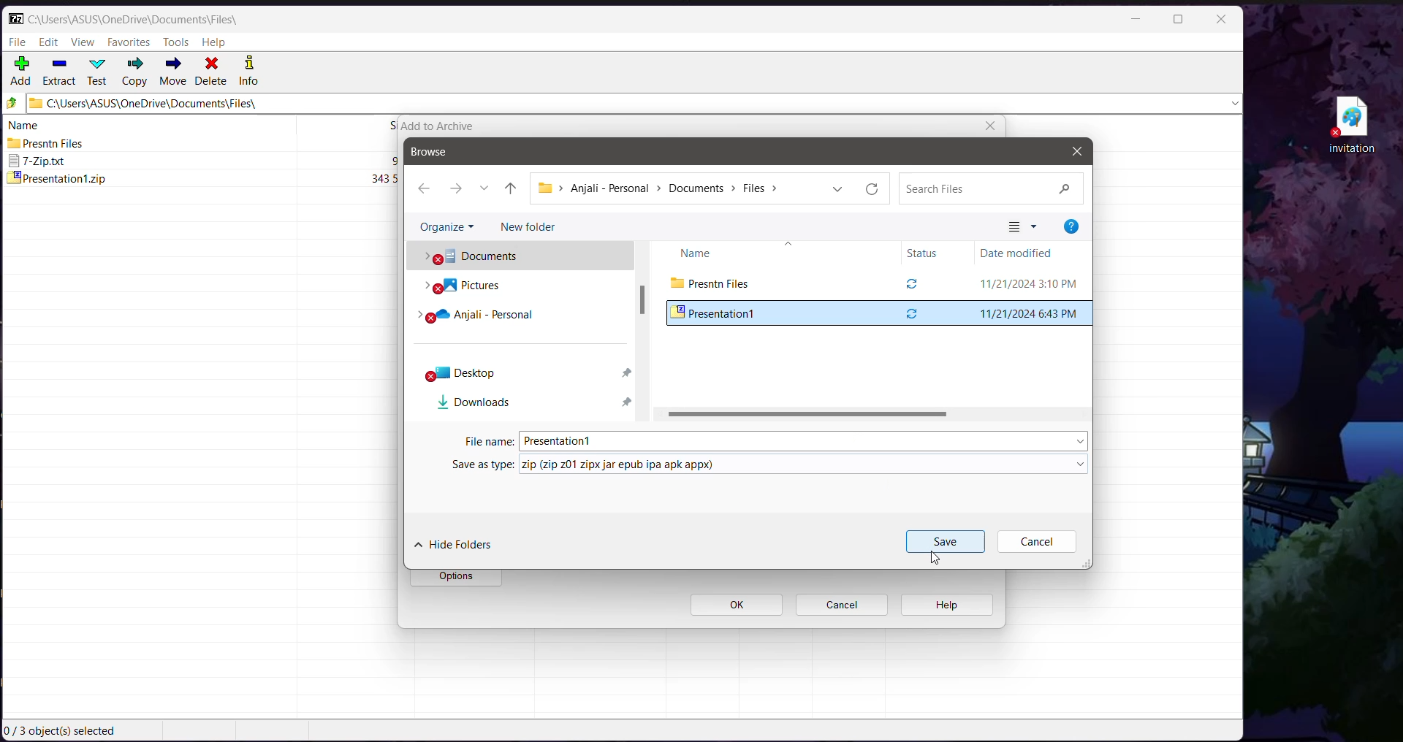 Image resolution: width=1403 pixels, height=742 pixels. I want to click on close, so click(992, 126).